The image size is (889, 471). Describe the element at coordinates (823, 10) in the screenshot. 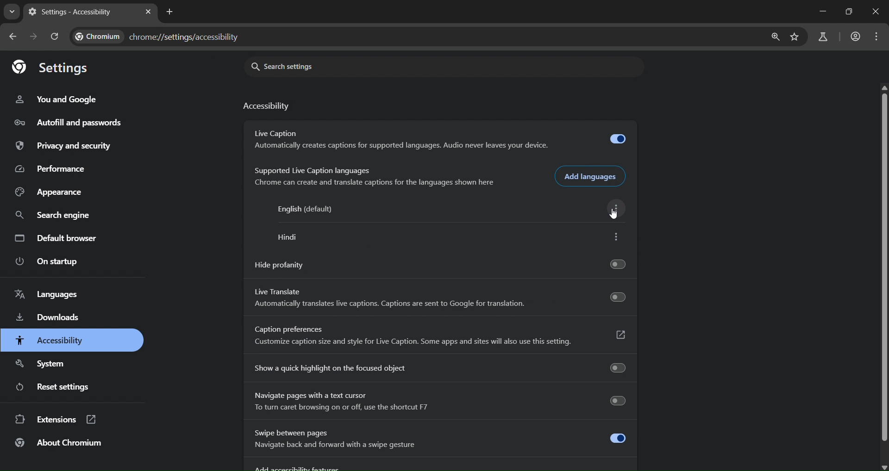

I see `minimize` at that location.